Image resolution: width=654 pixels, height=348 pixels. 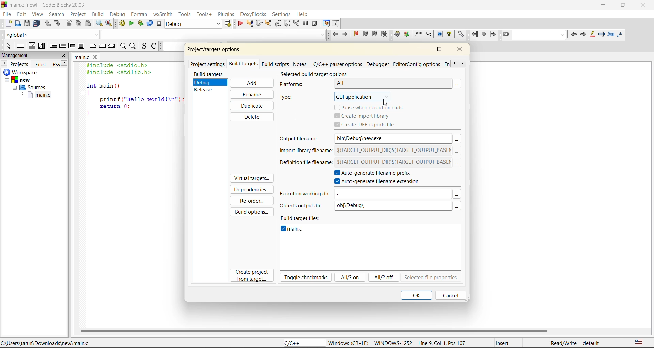 What do you see at coordinates (89, 24) in the screenshot?
I see `paste` at bounding box center [89, 24].